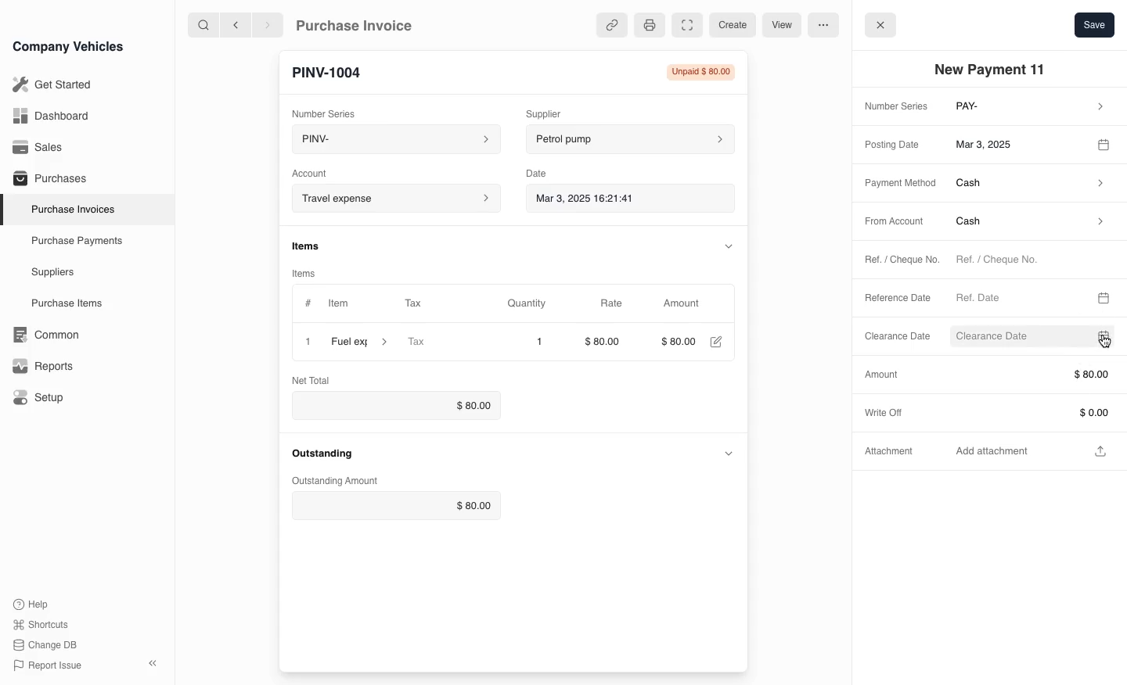 The width and height of the screenshot is (1127, 685). Describe the element at coordinates (780, 26) in the screenshot. I see `view` at that location.